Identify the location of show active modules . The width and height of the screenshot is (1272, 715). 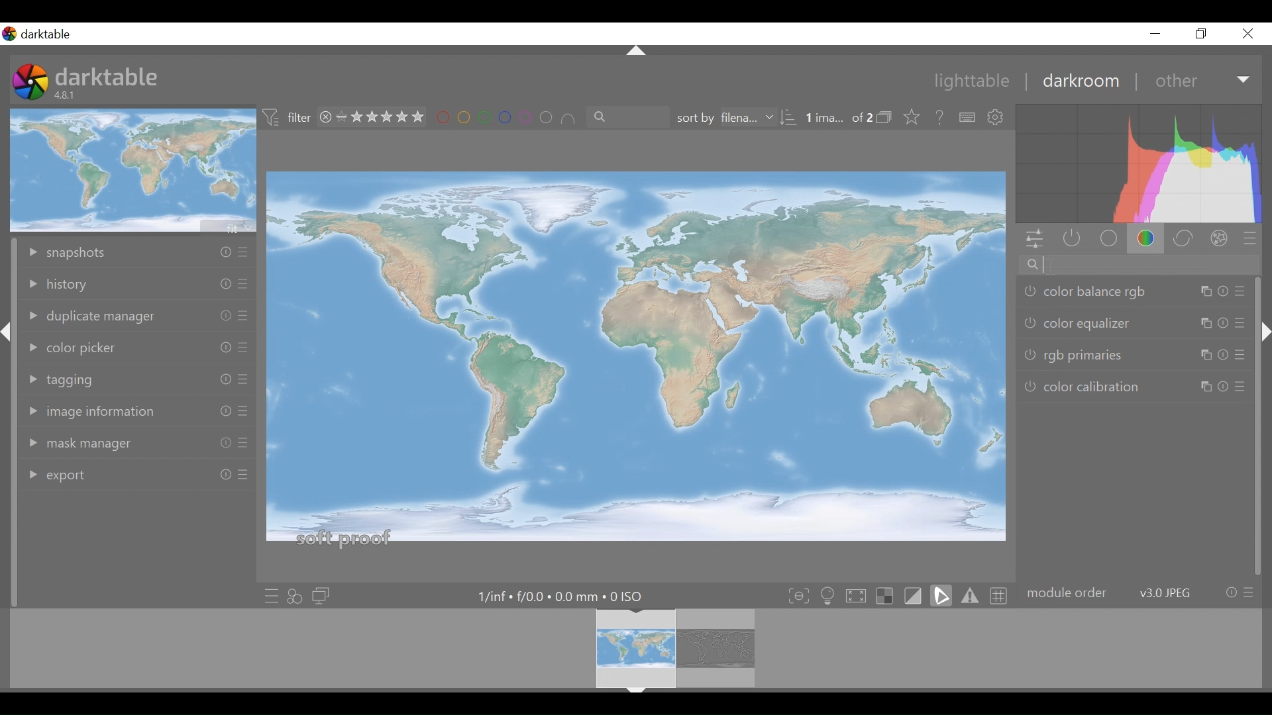
(1071, 240).